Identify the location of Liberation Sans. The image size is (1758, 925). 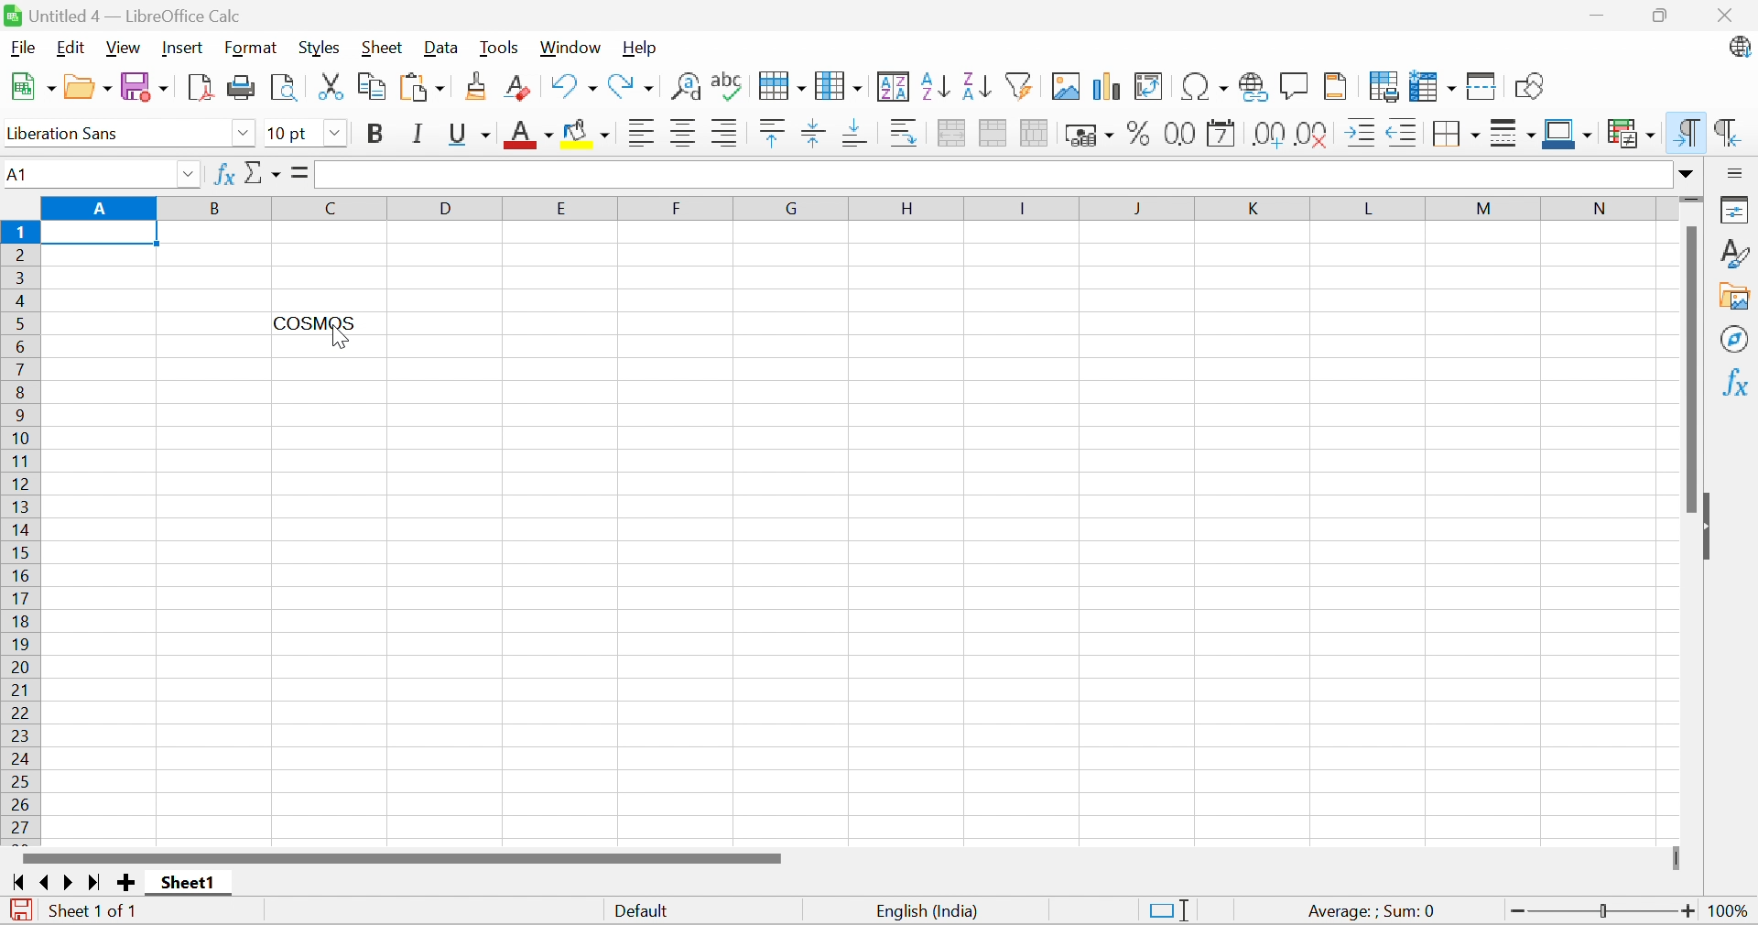
(75, 134).